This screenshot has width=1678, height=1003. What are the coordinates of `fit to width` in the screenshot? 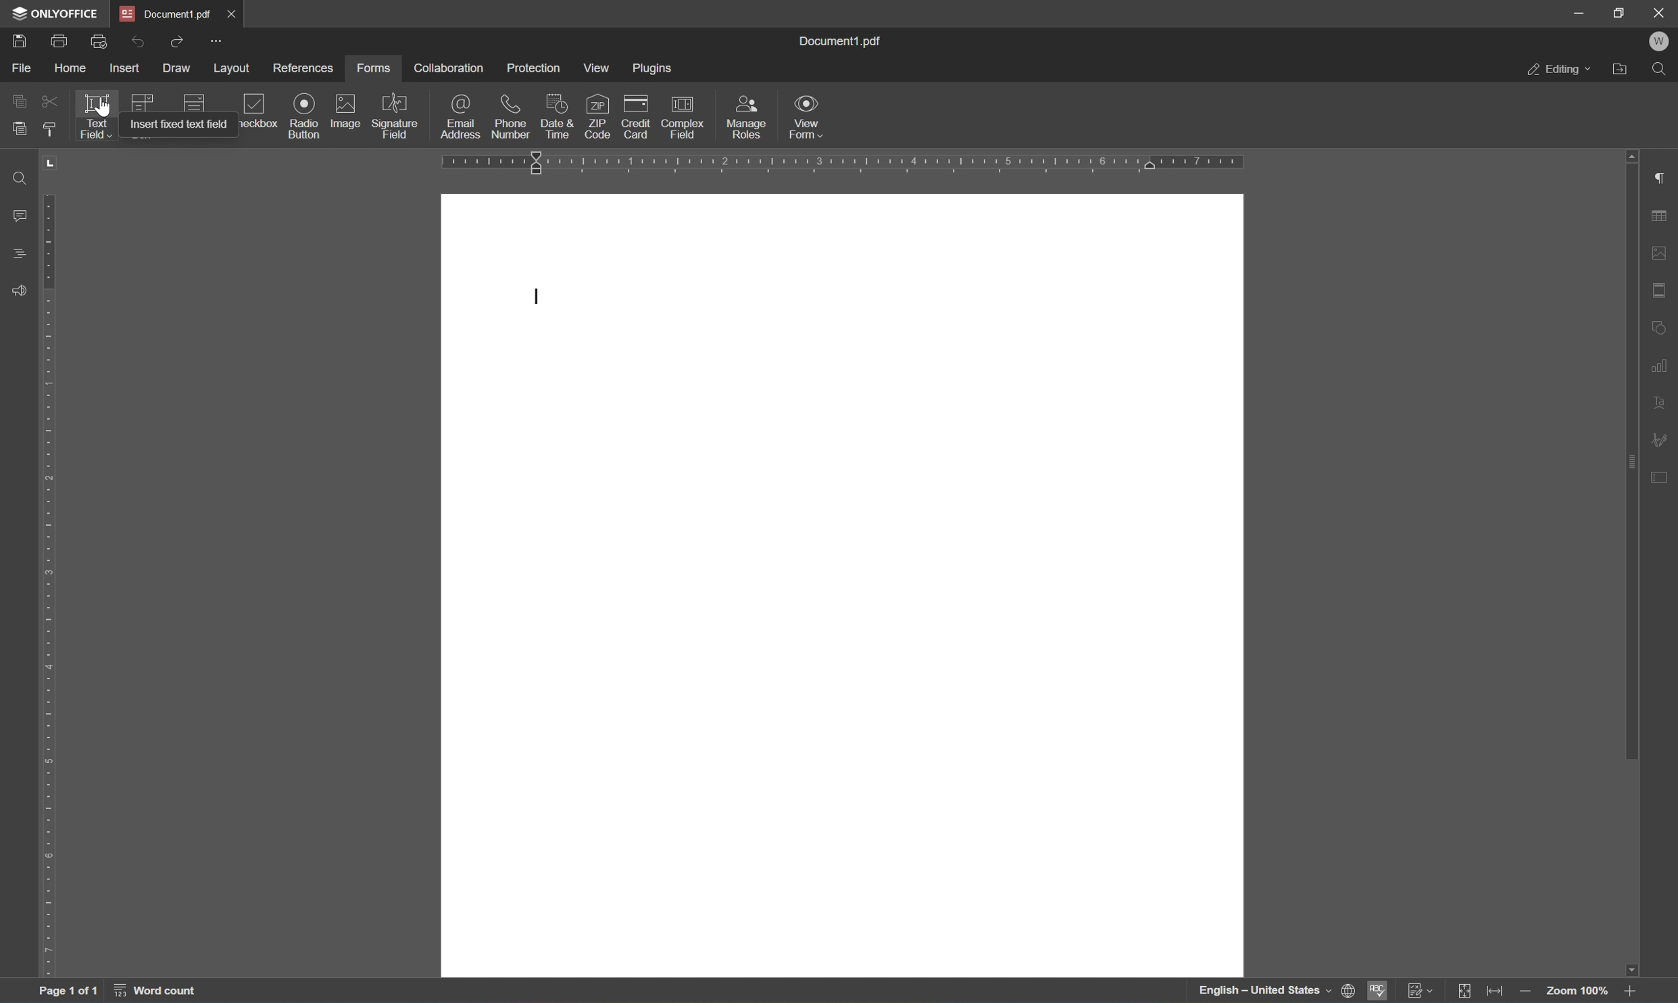 It's located at (1497, 993).